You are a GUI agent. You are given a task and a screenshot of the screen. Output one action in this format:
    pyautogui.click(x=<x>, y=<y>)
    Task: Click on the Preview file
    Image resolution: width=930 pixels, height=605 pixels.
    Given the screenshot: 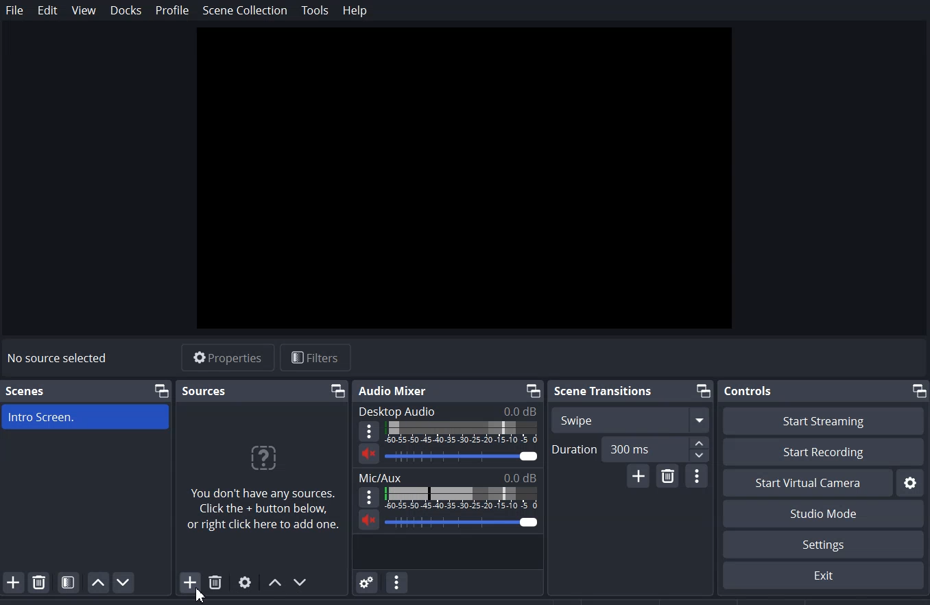 What is the action you would take?
    pyautogui.click(x=464, y=178)
    